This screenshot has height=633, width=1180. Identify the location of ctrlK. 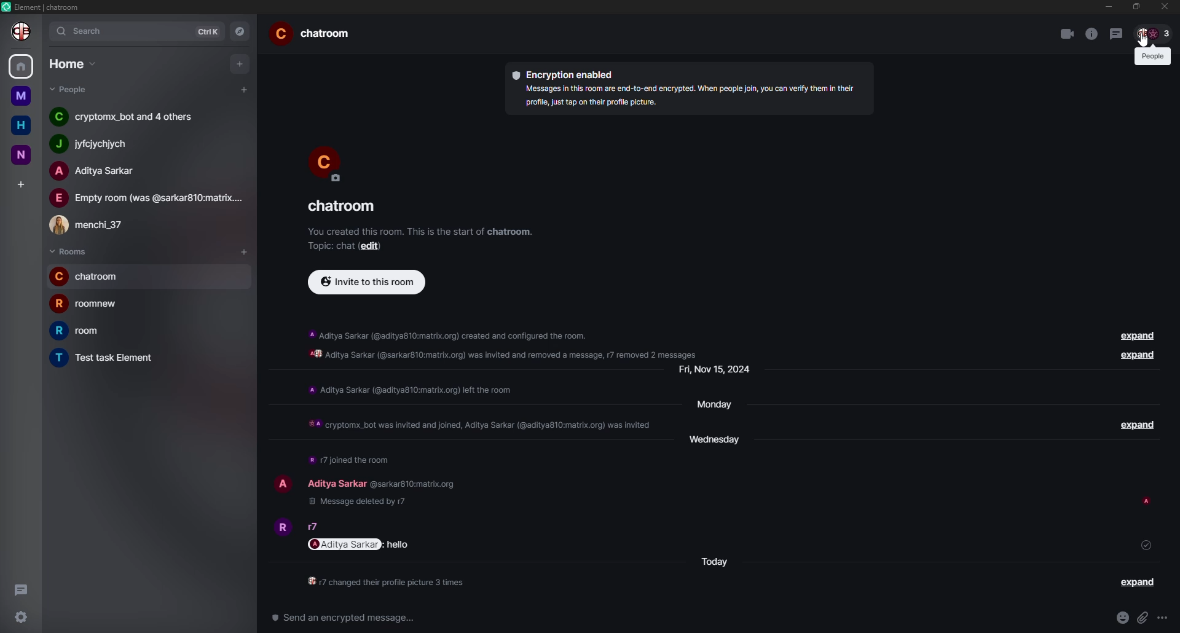
(208, 32).